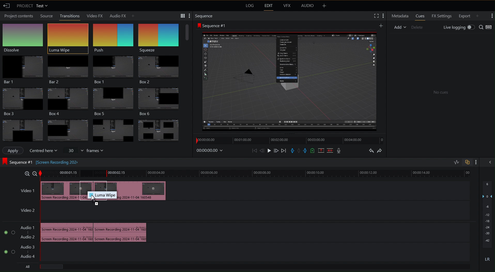 The width and height of the screenshot is (495, 272). What do you see at coordinates (249, 6) in the screenshot?
I see `Log` at bounding box center [249, 6].